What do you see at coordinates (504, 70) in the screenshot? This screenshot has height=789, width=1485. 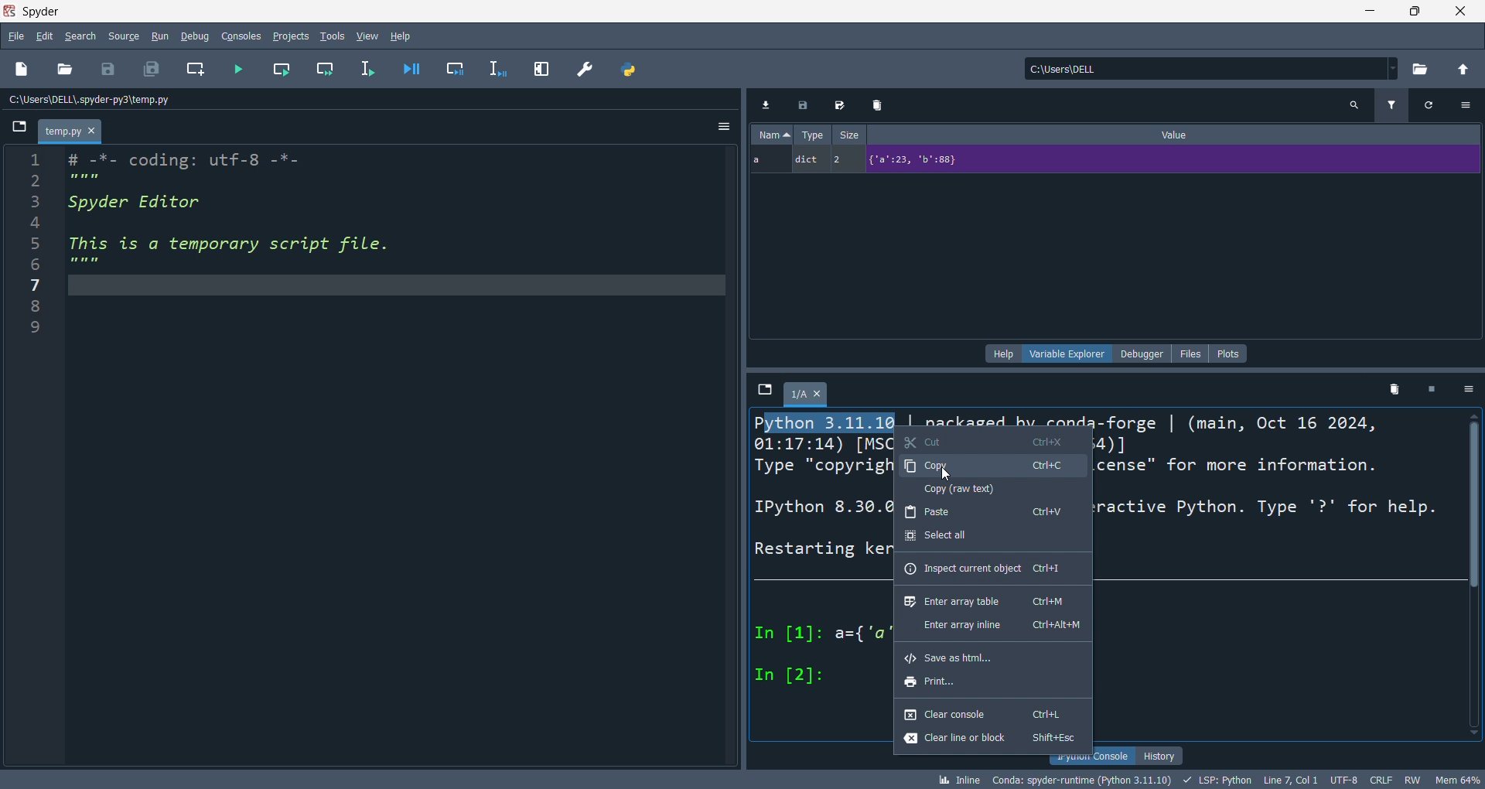 I see `debug line` at bounding box center [504, 70].